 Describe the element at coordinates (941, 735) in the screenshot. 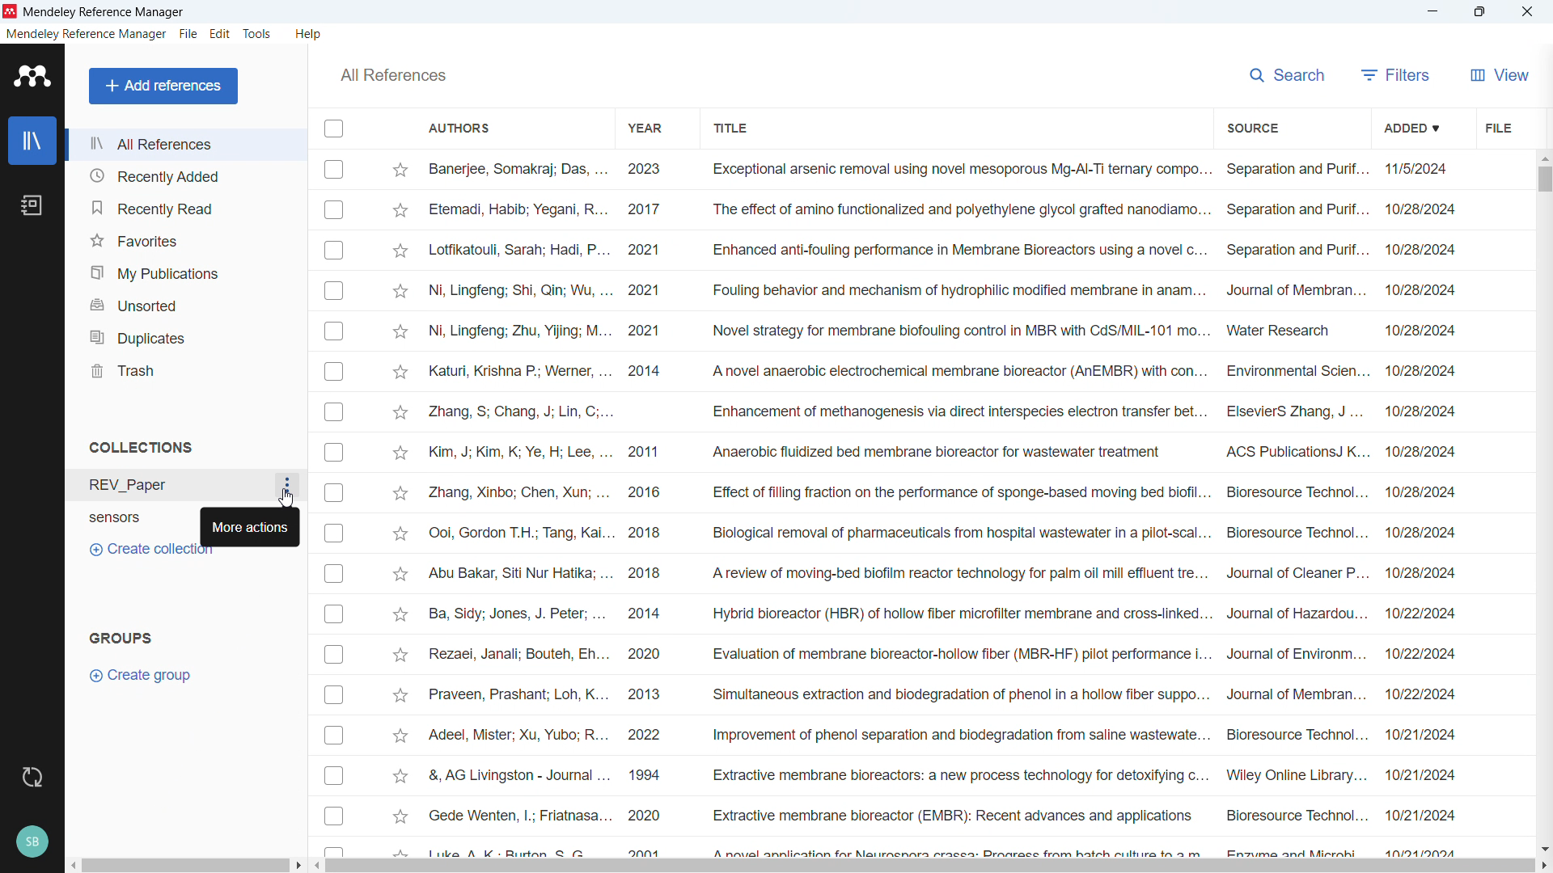

I see `Adeel, Mister; Xu, Yubo; R... 2022 Improvement of phenol separation and biodegradation from saline wastewate... Bioresource Technol... 10/21/2024` at that location.